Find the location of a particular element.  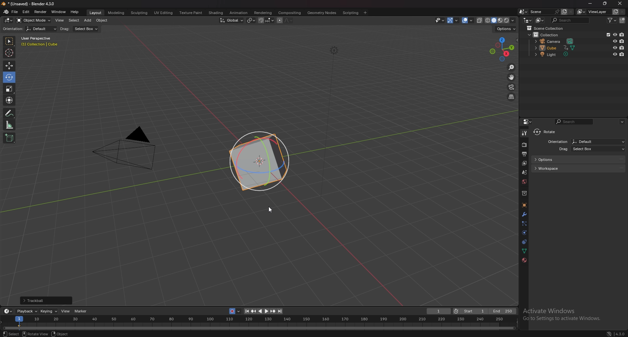

constraints is located at coordinates (525, 241).